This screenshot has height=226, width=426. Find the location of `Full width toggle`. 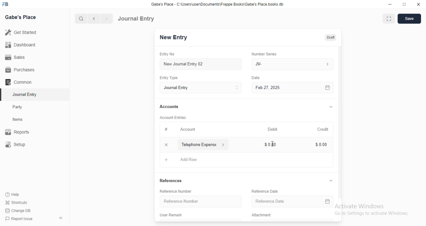

Full width toggle is located at coordinates (390, 19).